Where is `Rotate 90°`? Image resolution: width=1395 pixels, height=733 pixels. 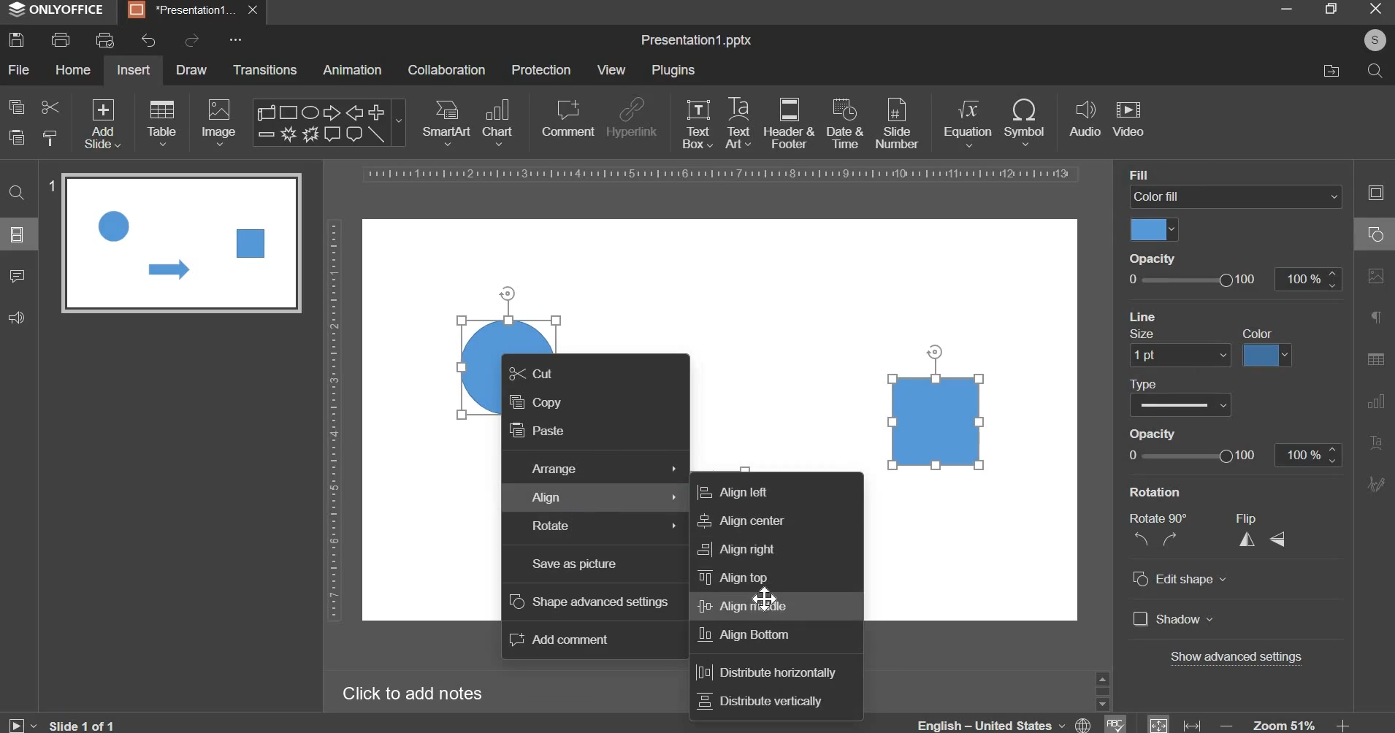 Rotate 90° is located at coordinates (1163, 518).